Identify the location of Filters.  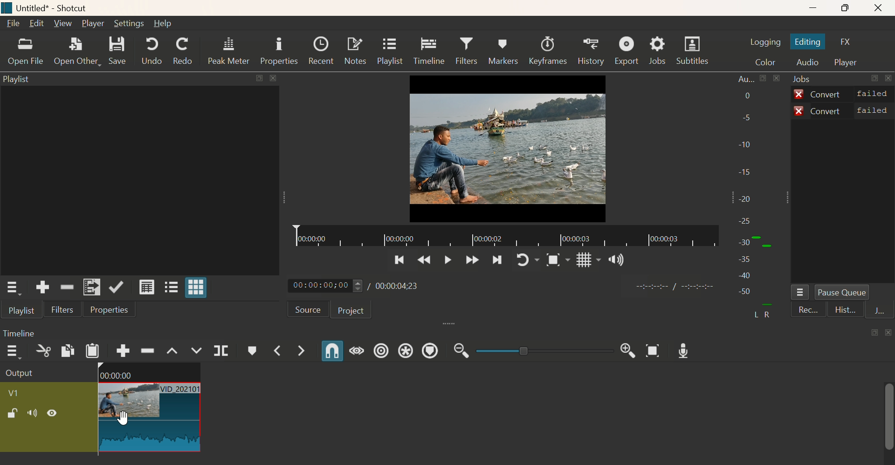
(466, 51).